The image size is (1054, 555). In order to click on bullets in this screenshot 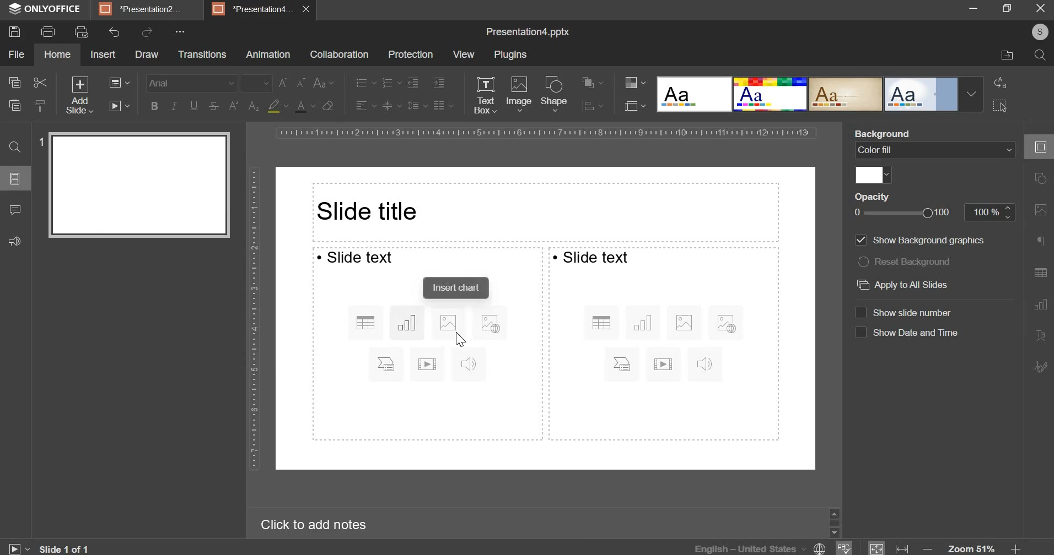, I will do `click(365, 83)`.